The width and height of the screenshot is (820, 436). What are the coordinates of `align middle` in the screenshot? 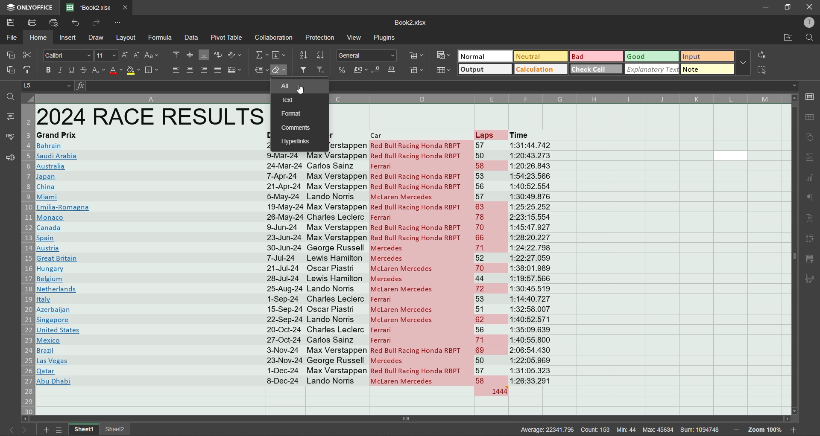 It's located at (189, 55).